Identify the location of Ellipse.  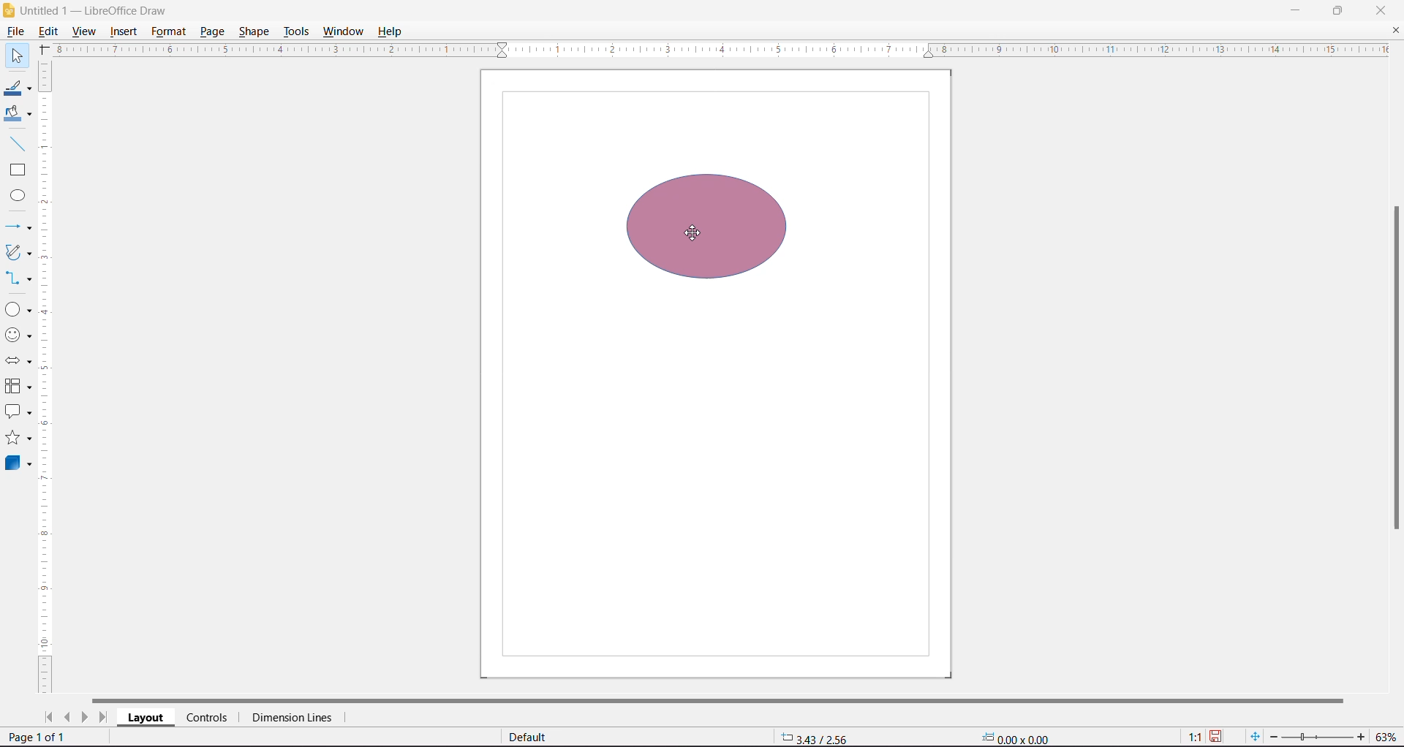
(17, 194).